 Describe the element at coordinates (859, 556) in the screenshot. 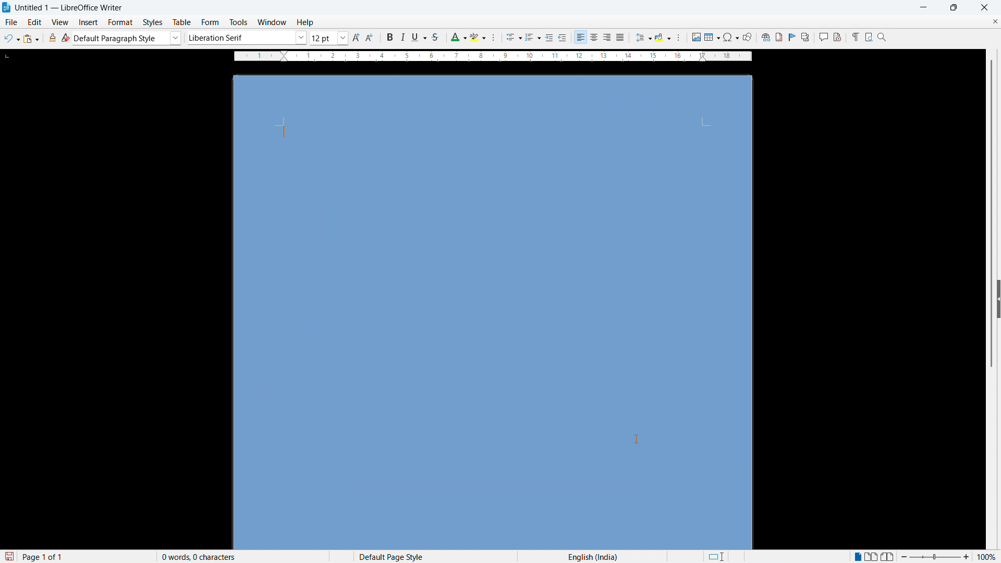

I see `Single page view ` at that location.